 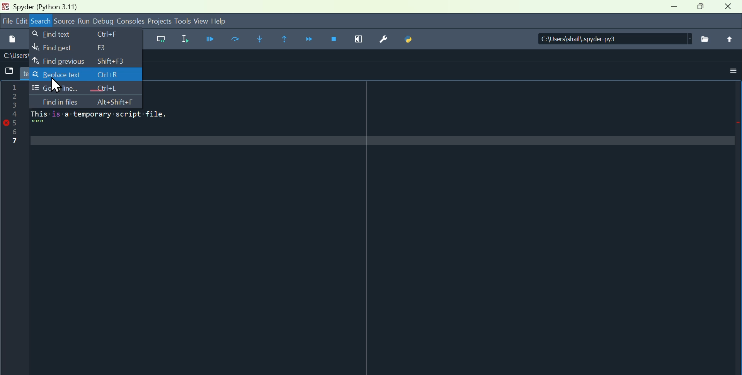 What do you see at coordinates (84, 101) in the screenshot?
I see `Find and files` at bounding box center [84, 101].